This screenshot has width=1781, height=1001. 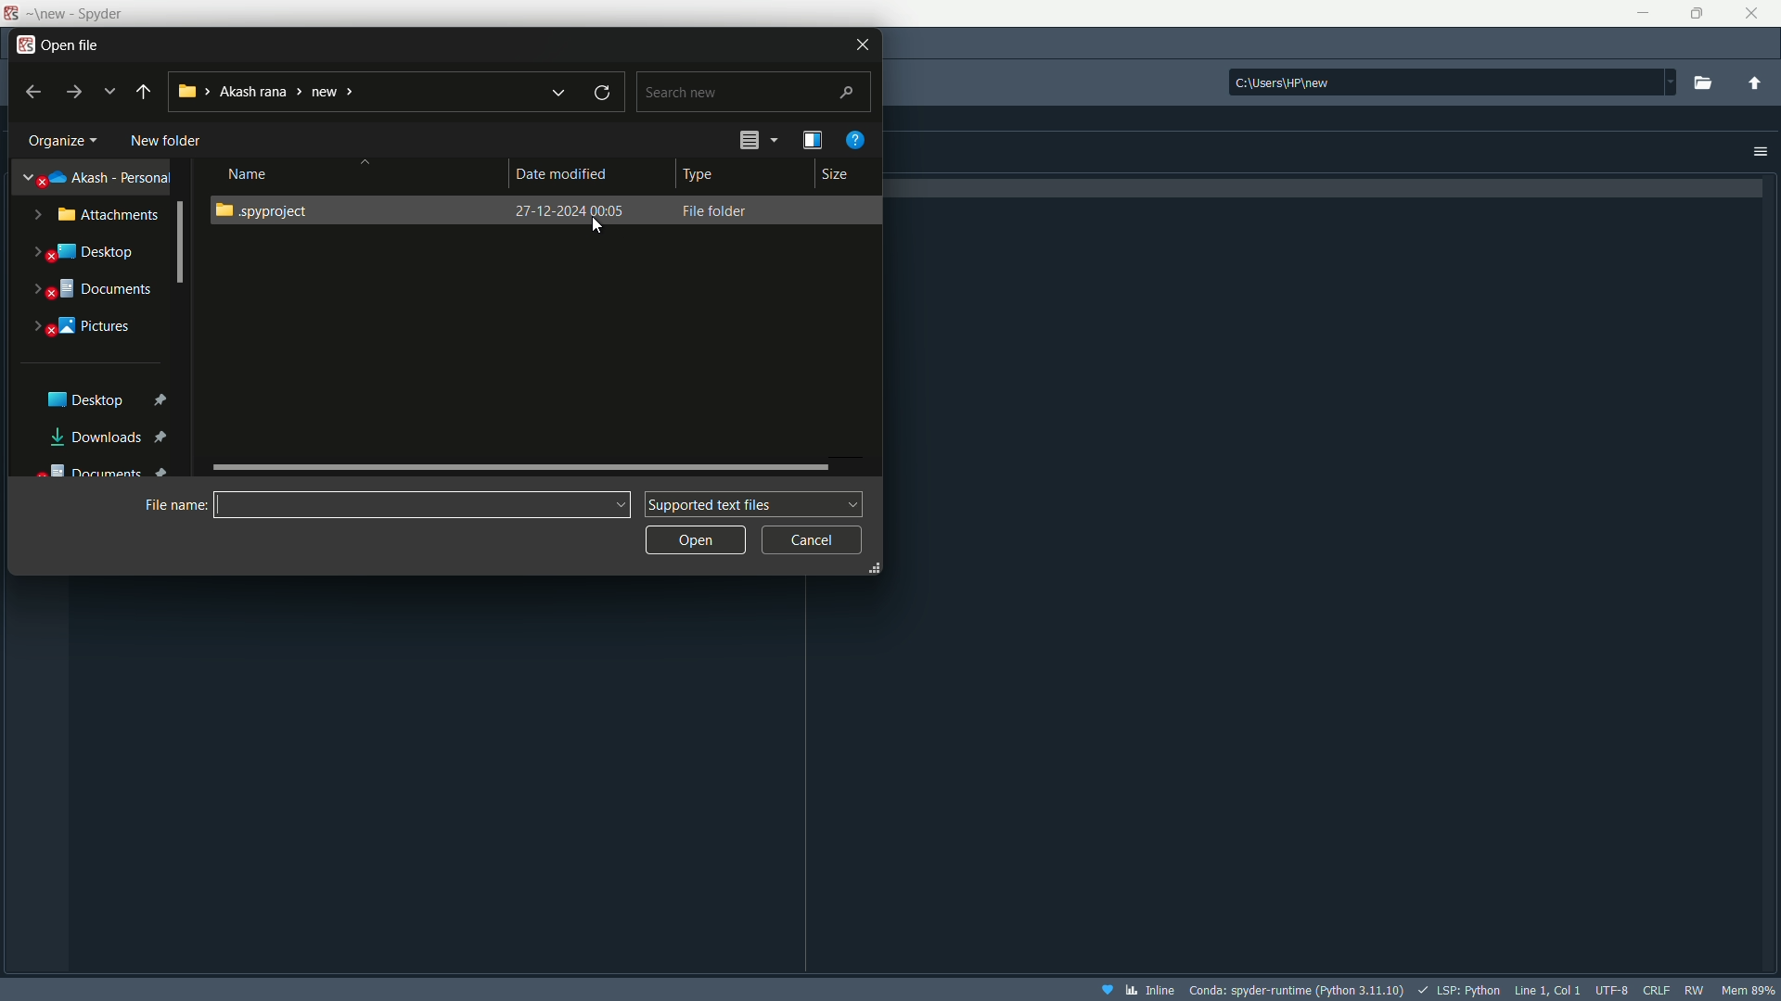 I want to click on Spyder, so click(x=87, y=14).